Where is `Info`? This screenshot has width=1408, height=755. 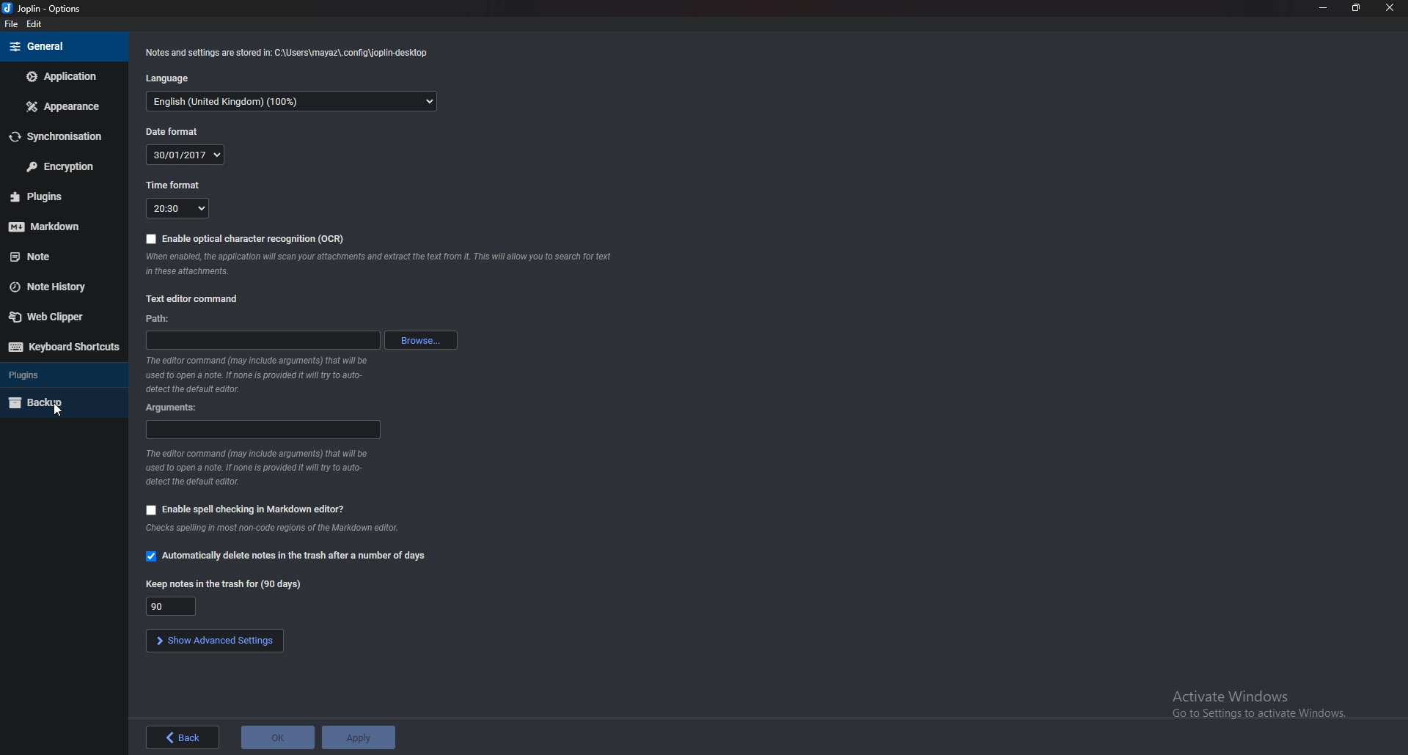
Info is located at coordinates (288, 53).